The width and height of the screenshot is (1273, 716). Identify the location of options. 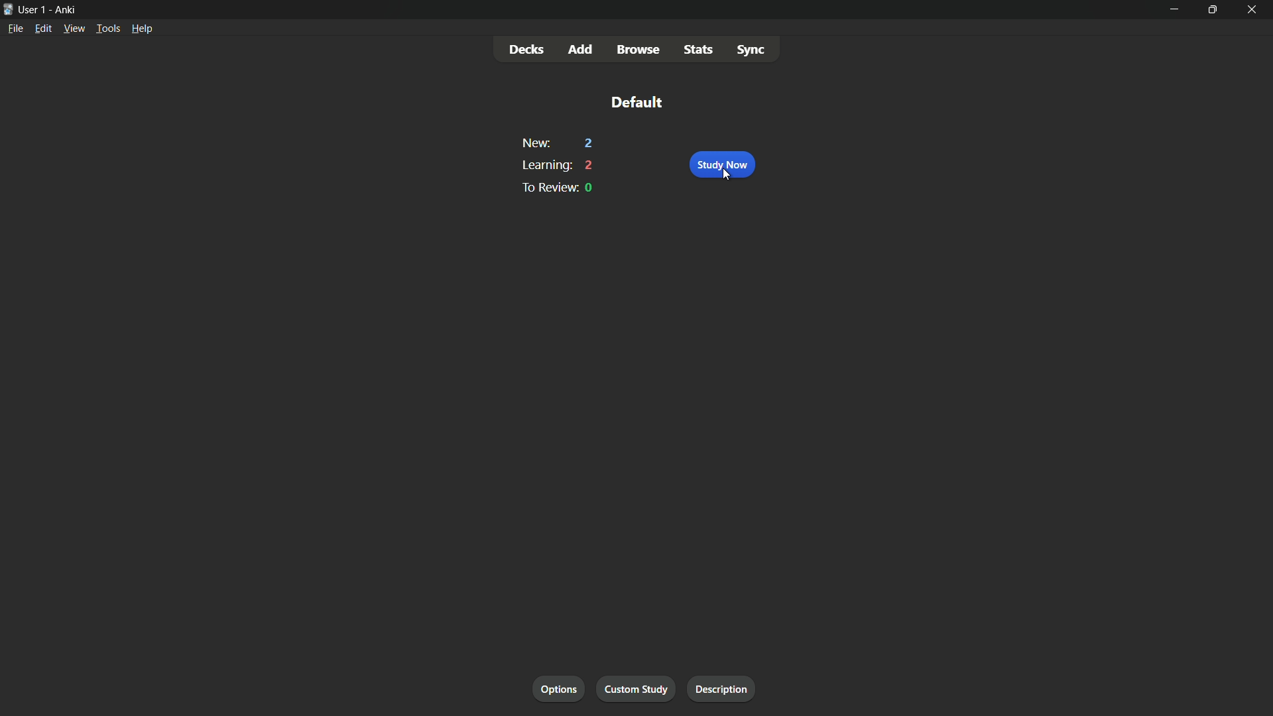
(560, 688).